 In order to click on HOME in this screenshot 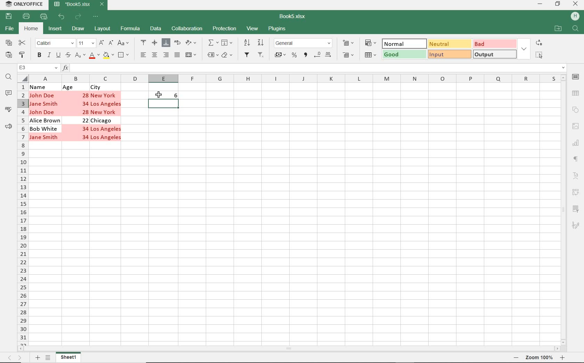, I will do `click(31, 29)`.